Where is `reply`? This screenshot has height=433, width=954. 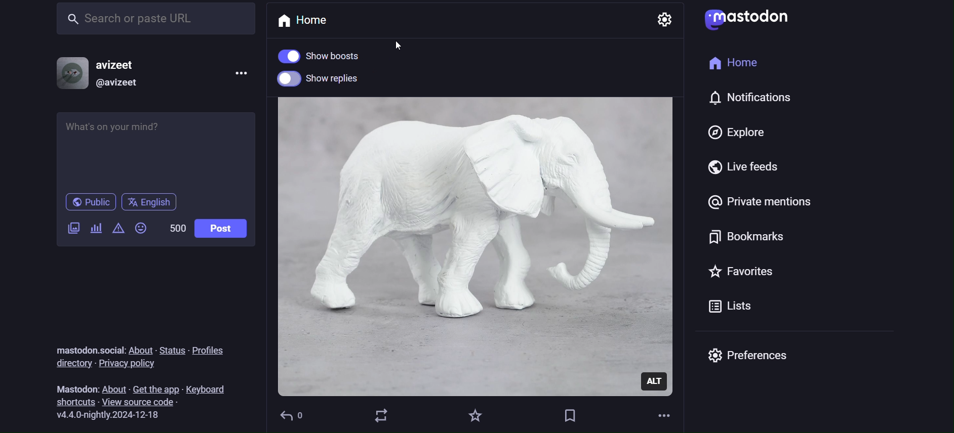
reply is located at coordinates (294, 417).